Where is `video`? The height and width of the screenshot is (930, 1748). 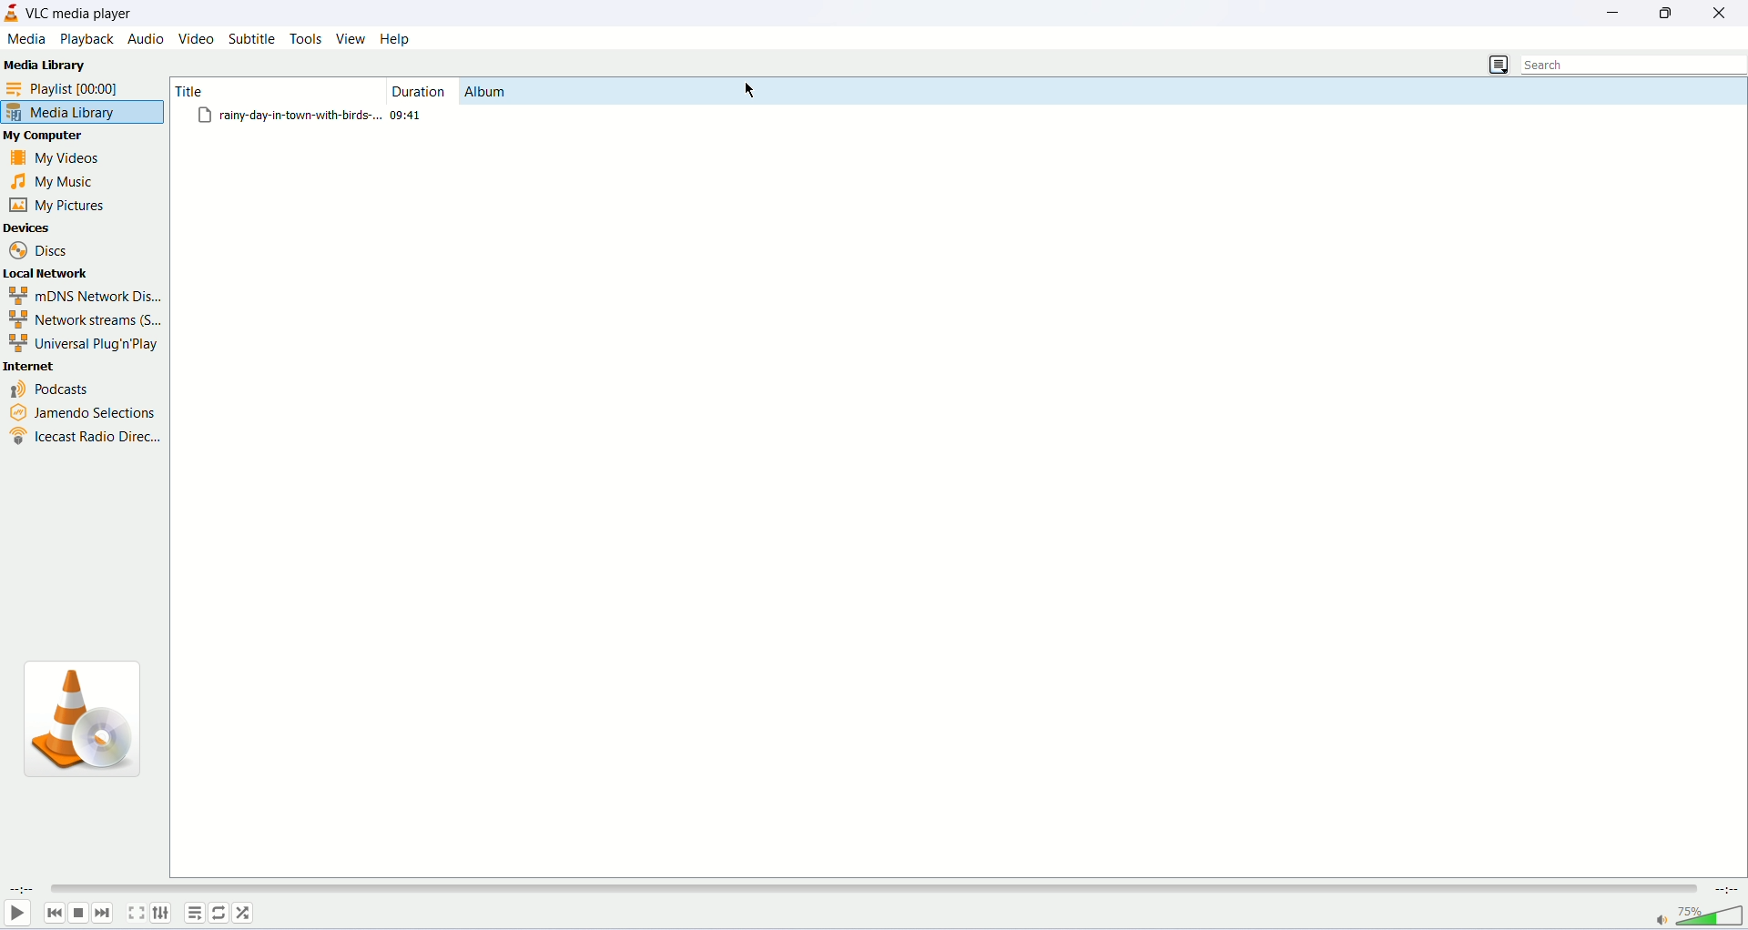 video is located at coordinates (194, 38).